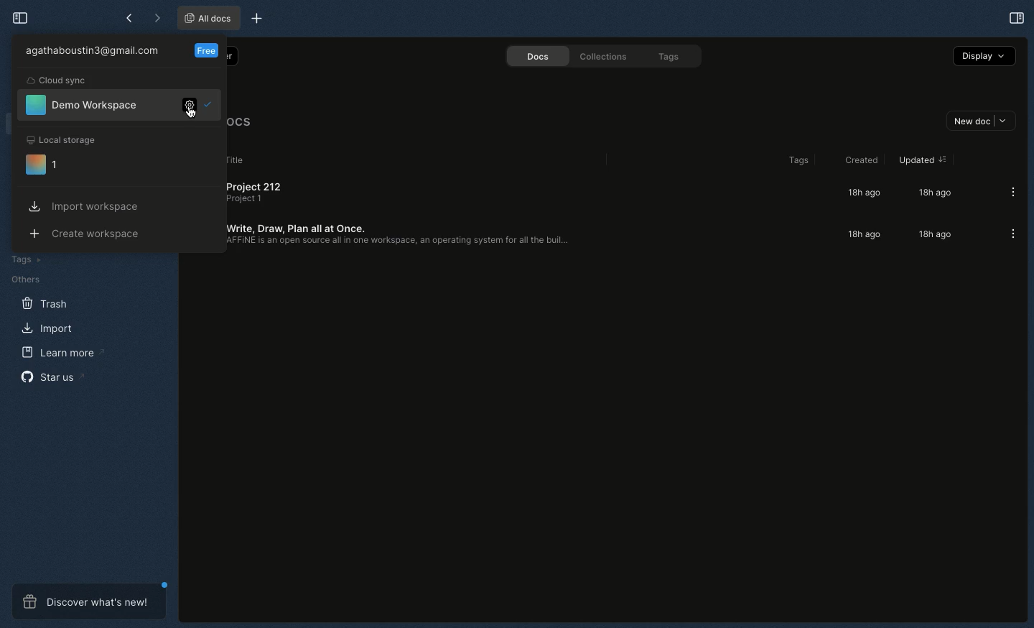 This screenshot has width=1034, height=628. Describe the element at coordinates (24, 280) in the screenshot. I see `Others` at that location.